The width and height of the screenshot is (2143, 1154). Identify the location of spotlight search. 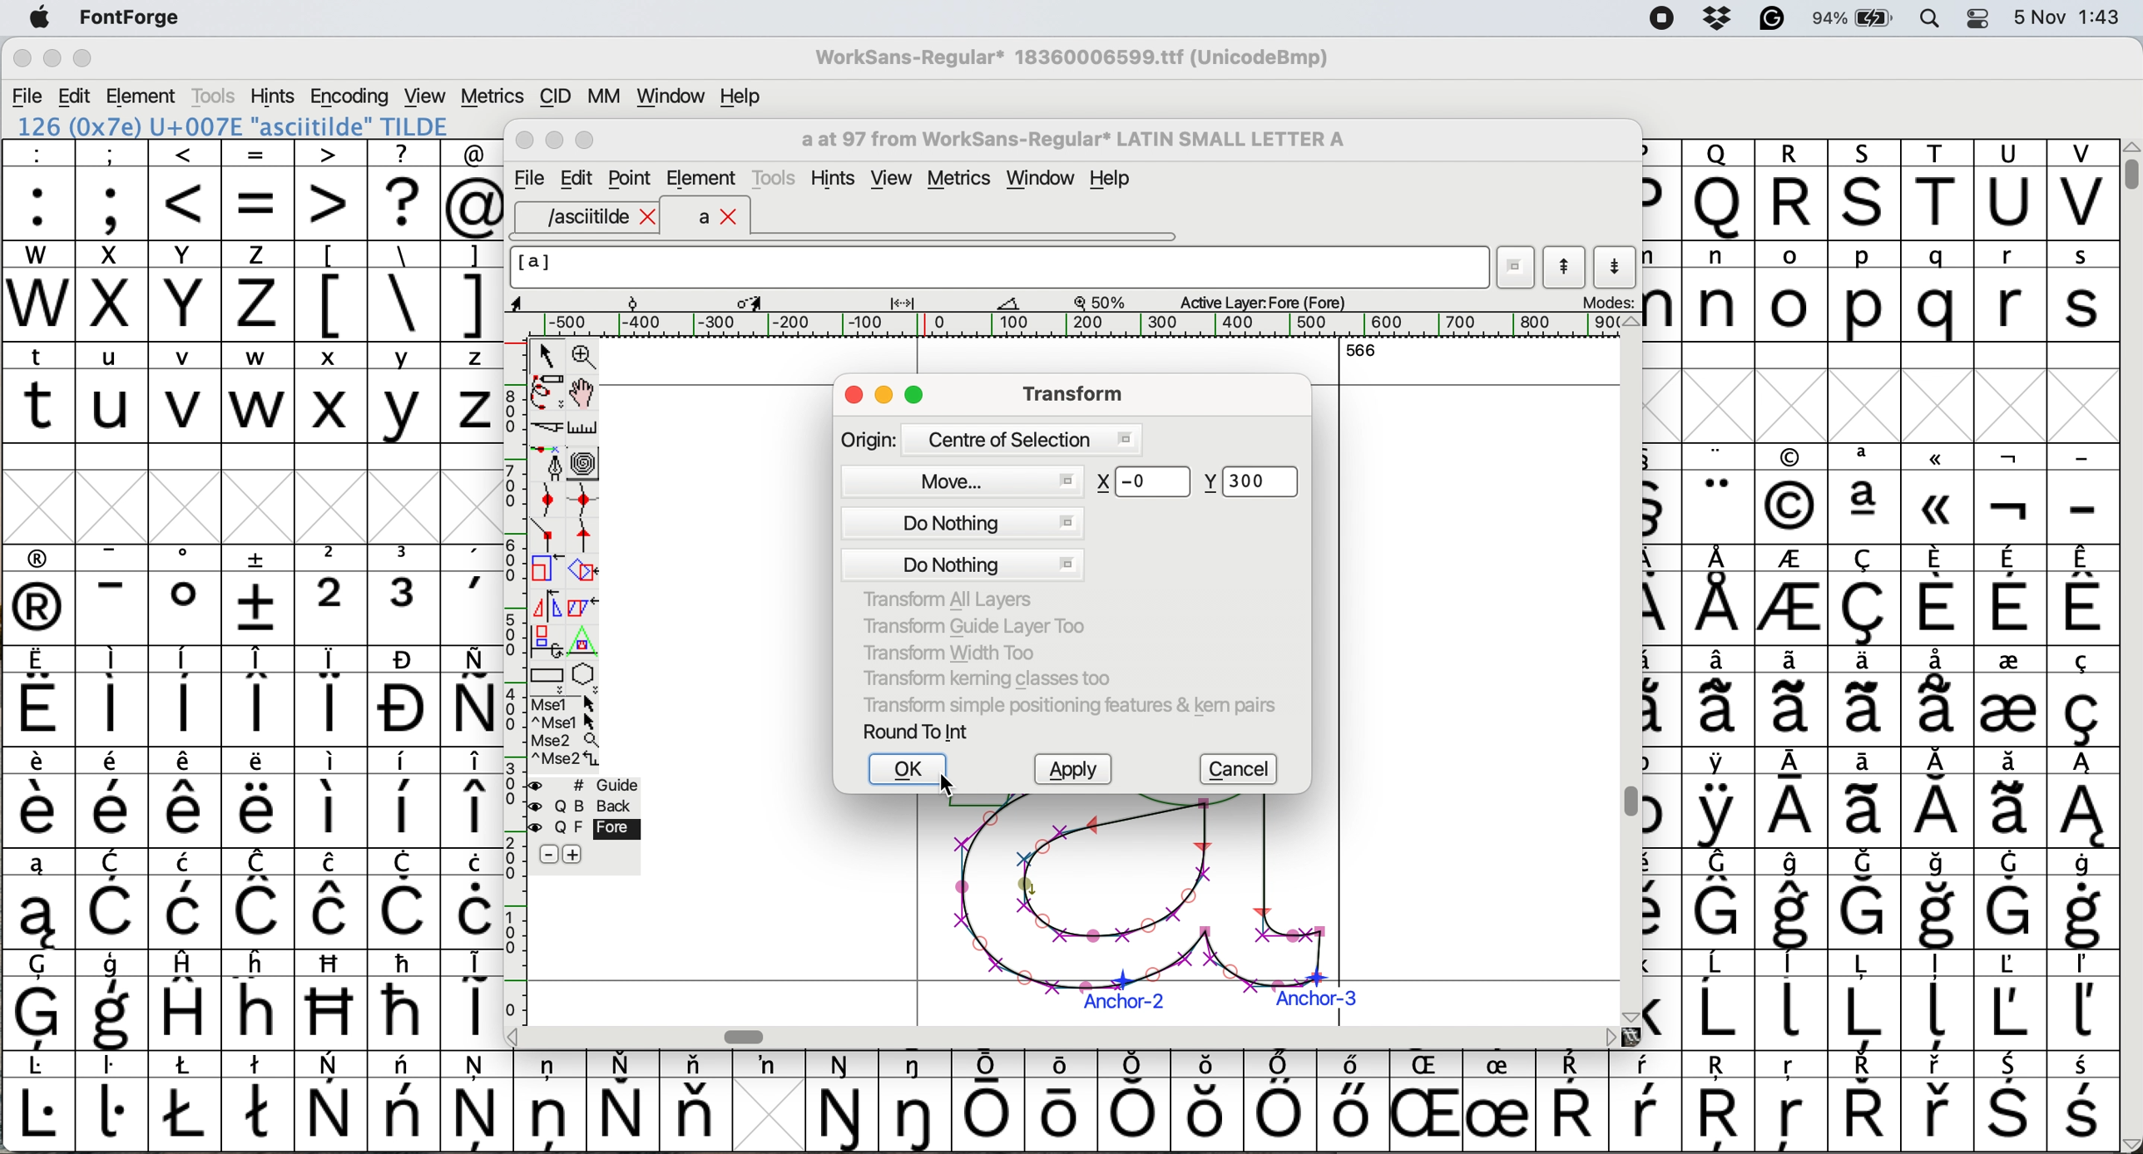
(1940, 17).